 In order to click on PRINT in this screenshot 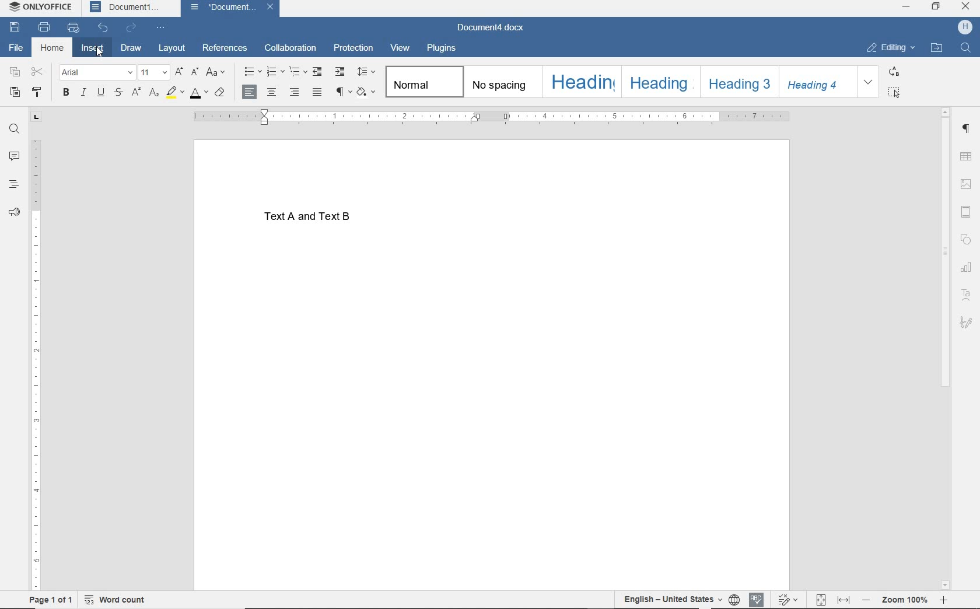, I will do `click(44, 28)`.